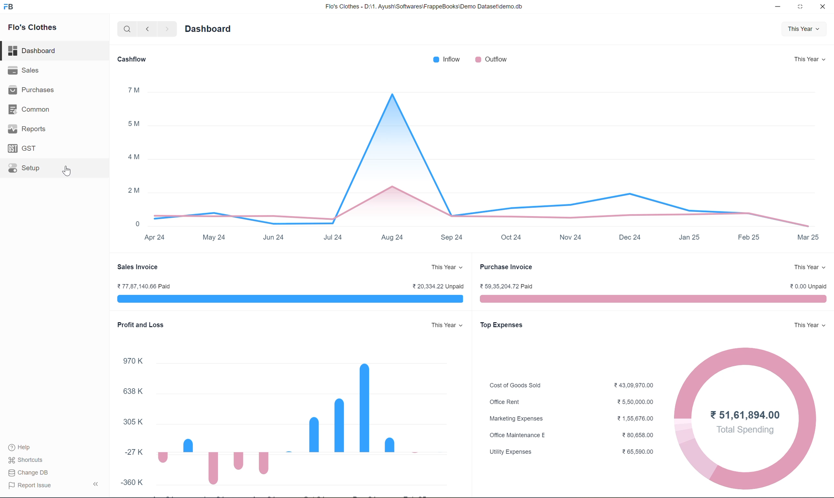  I want to click on Profit and Loss, so click(141, 326).